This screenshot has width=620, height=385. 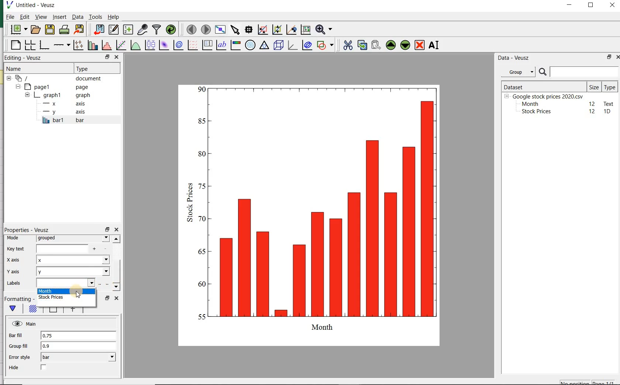 I want to click on export to graphics format, so click(x=79, y=30).